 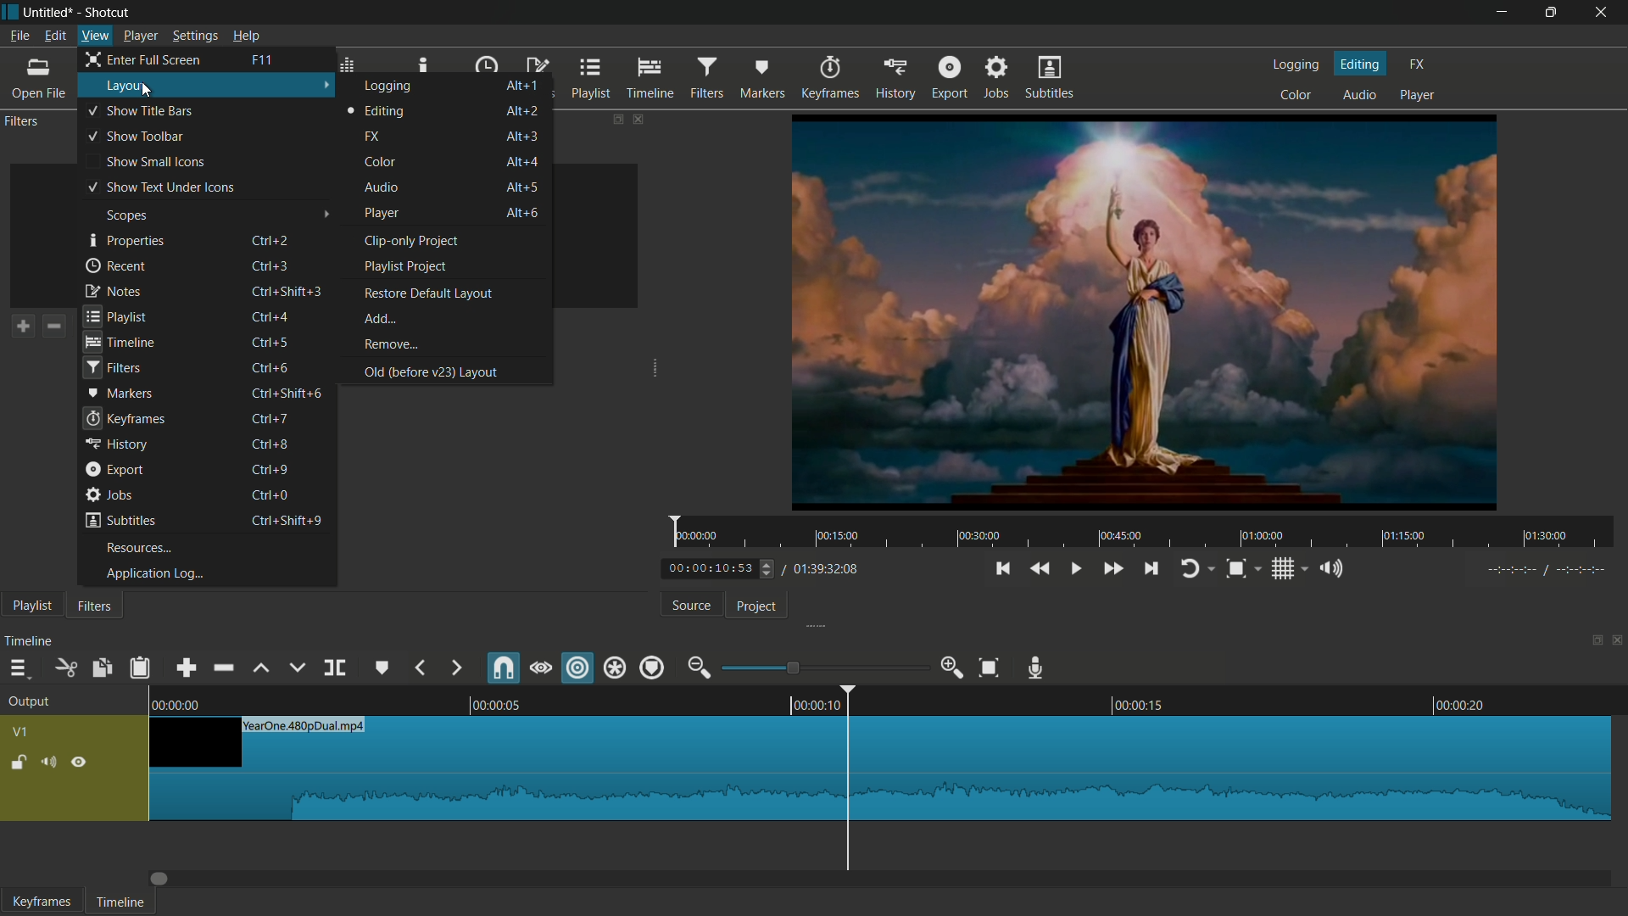 What do you see at coordinates (136, 137) in the screenshot?
I see `show toolbar` at bounding box center [136, 137].